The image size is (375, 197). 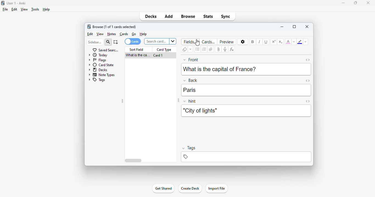 I want to click on change color, so click(x=306, y=42).